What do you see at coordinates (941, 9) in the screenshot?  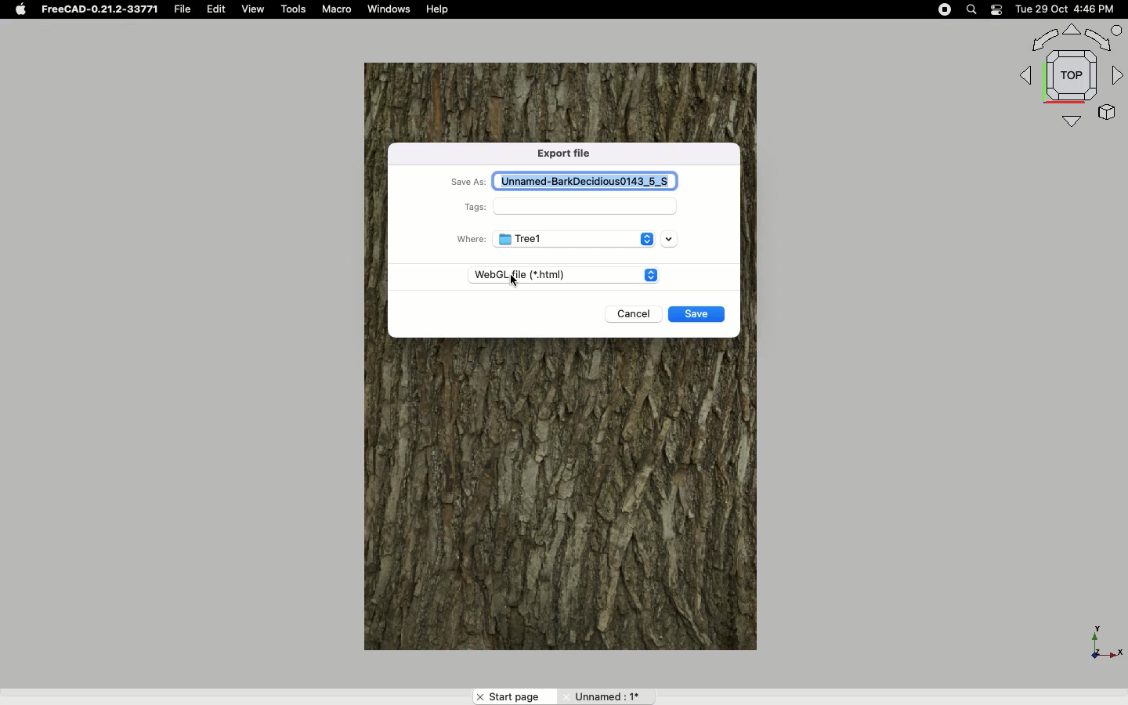 I see `Record` at bounding box center [941, 9].